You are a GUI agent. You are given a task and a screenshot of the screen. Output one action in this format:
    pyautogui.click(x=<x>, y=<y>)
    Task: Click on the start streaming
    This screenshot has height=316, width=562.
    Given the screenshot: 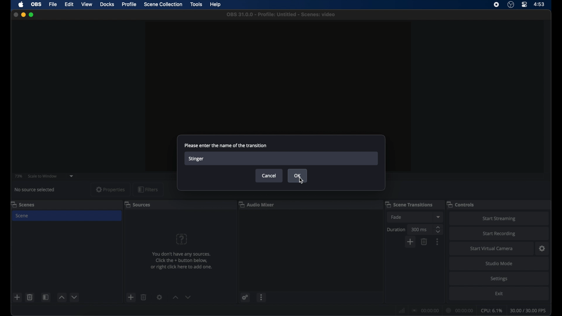 What is the action you would take?
    pyautogui.click(x=500, y=219)
    